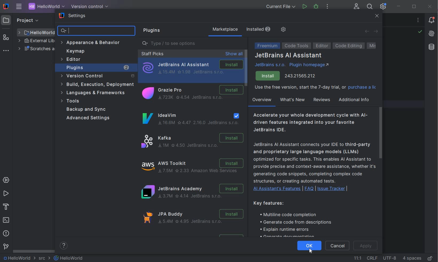  Describe the element at coordinates (73, 16) in the screenshot. I see `settings` at that location.